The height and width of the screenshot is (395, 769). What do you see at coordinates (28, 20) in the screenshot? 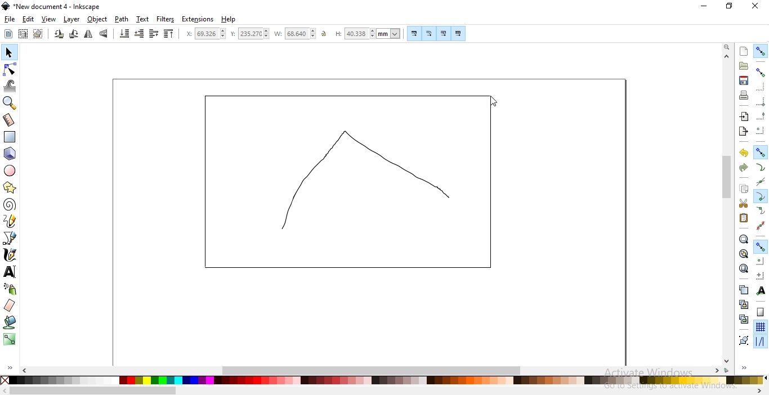
I see `edit` at bounding box center [28, 20].